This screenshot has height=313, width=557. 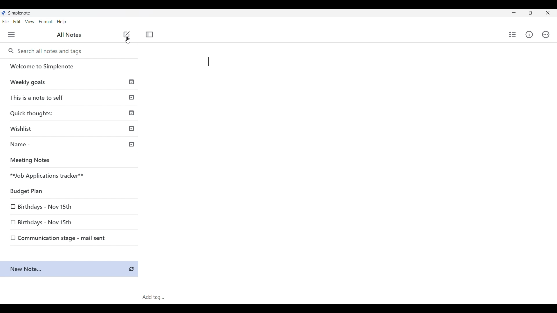 What do you see at coordinates (126, 34) in the screenshot?
I see `Click to add note` at bounding box center [126, 34].